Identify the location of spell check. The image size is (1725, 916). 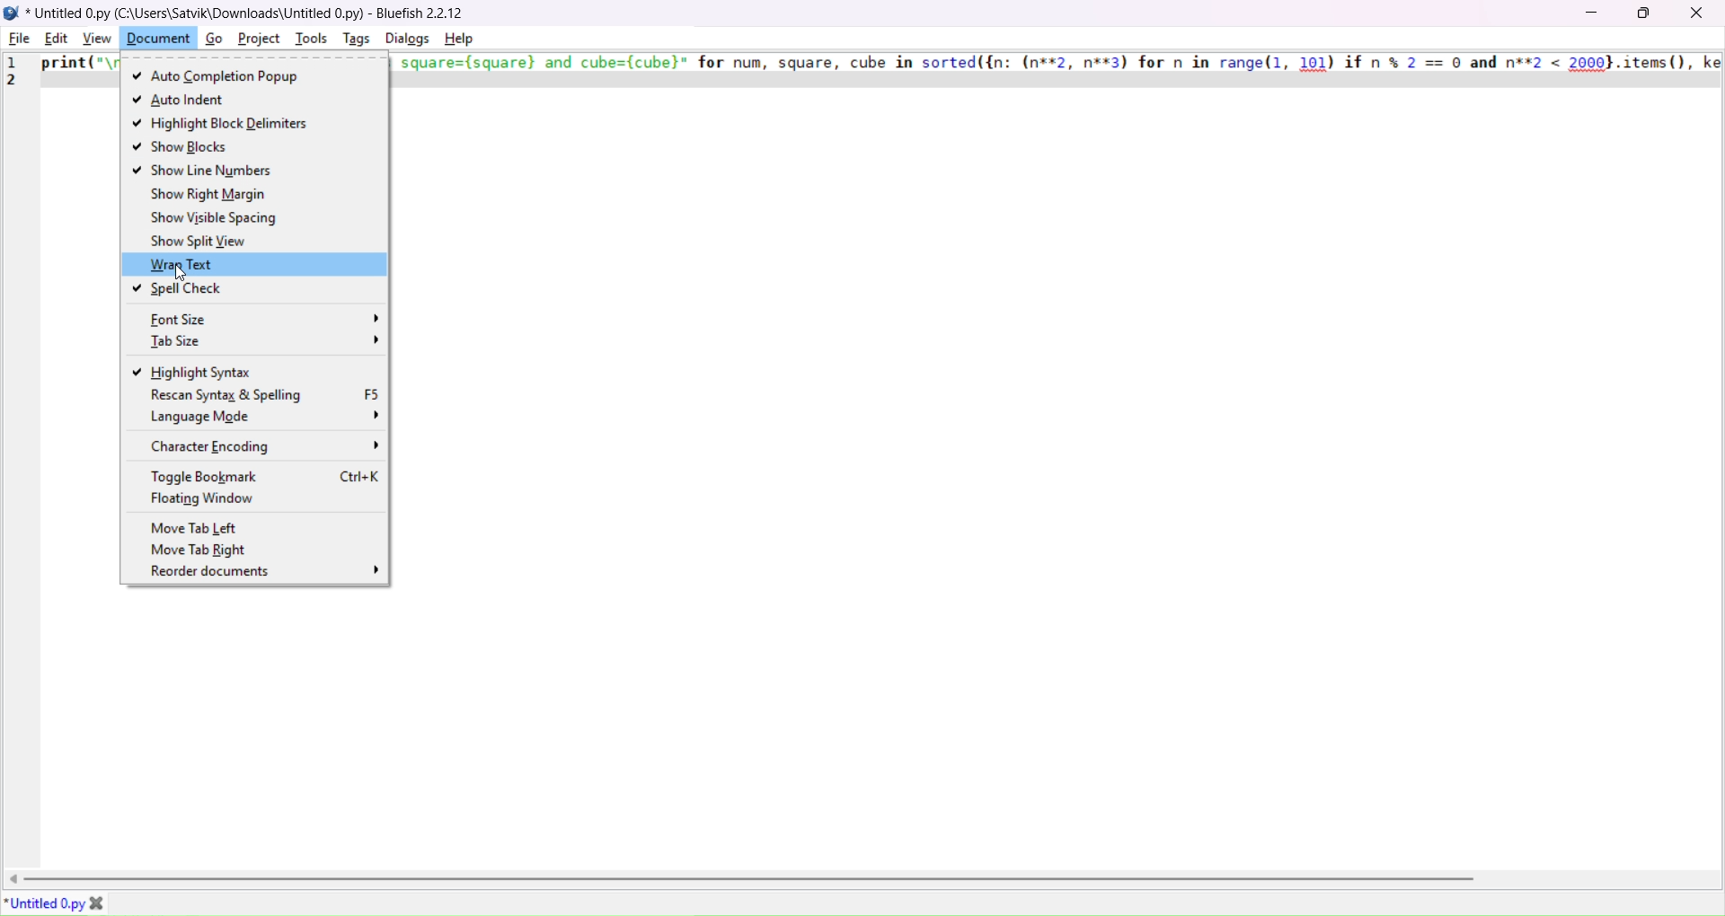
(175, 287).